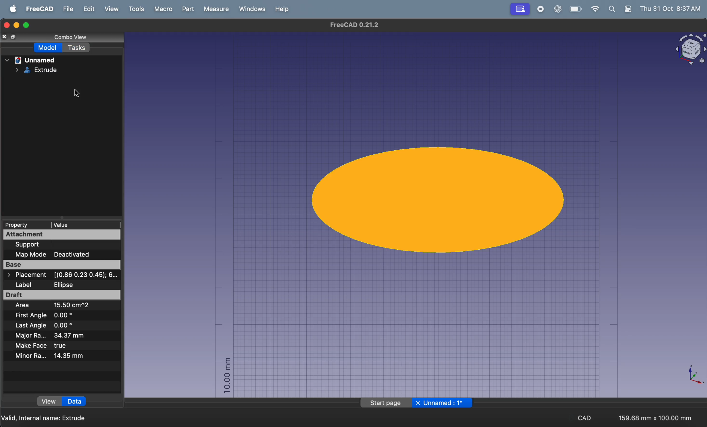 Image resolution: width=707 pixels, height=427 pixels. I want to click on major radius, so click(59, 336).